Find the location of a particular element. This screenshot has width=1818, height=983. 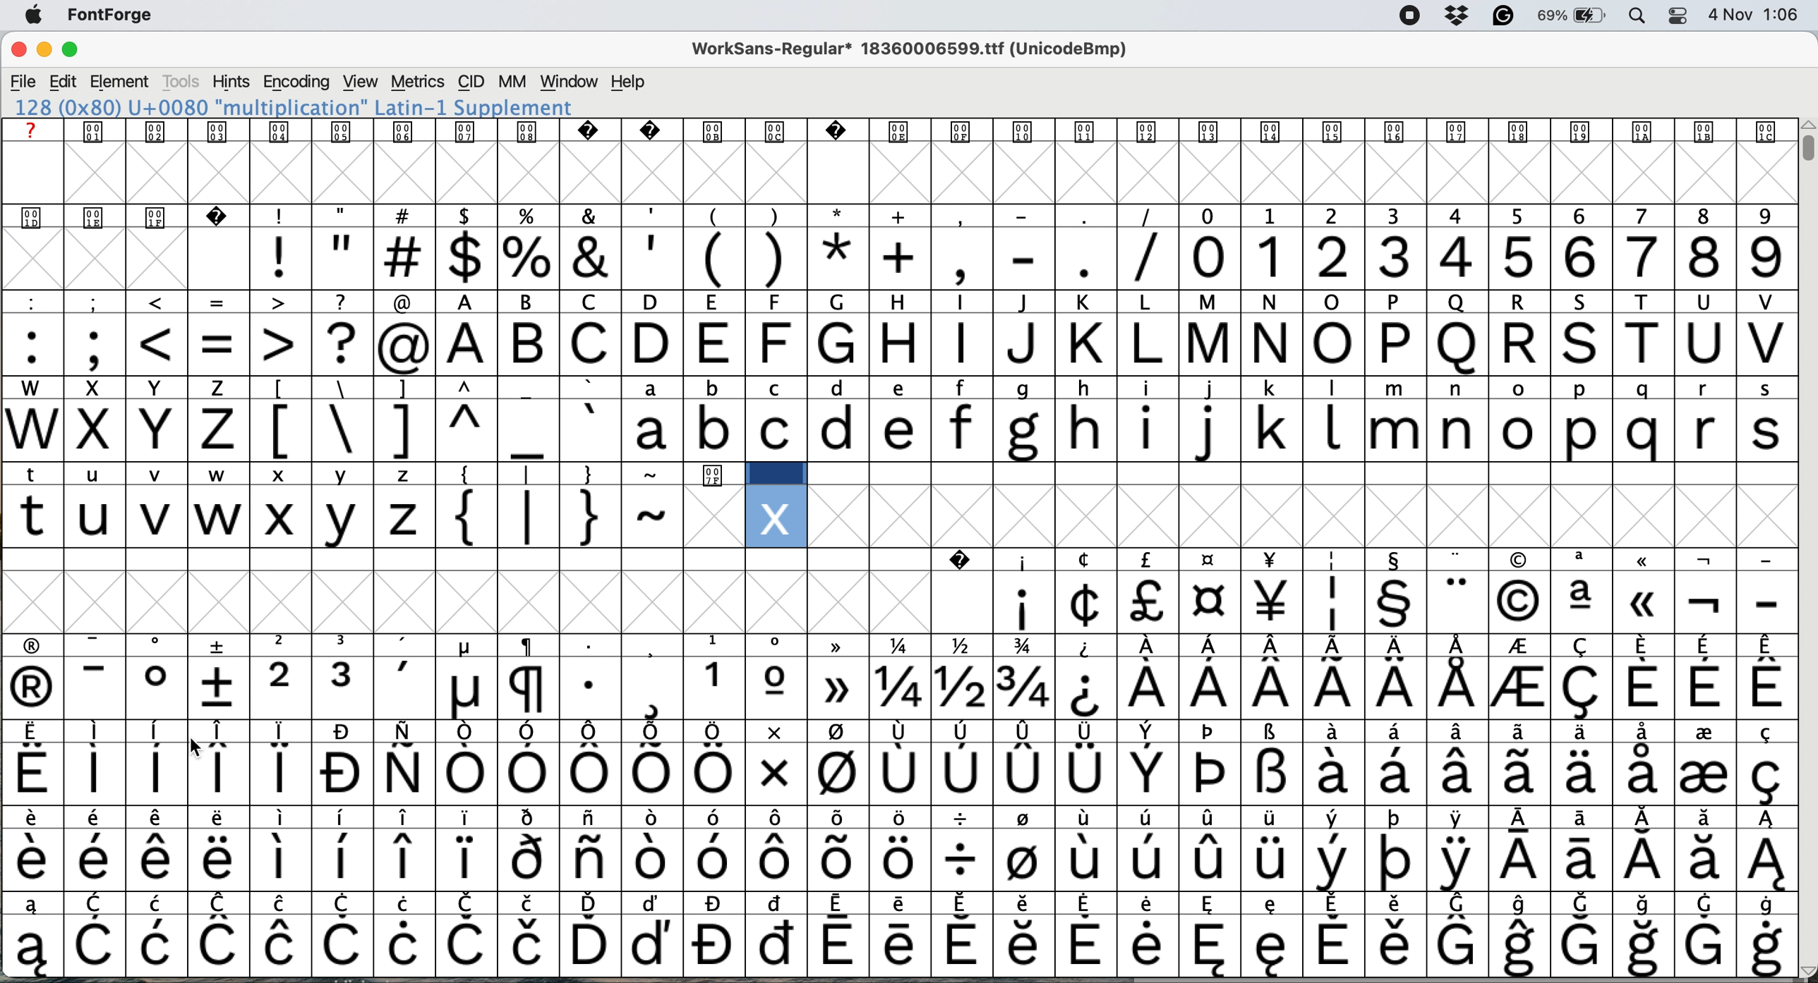

capital letters w to z is located at coordinates (121, 432).